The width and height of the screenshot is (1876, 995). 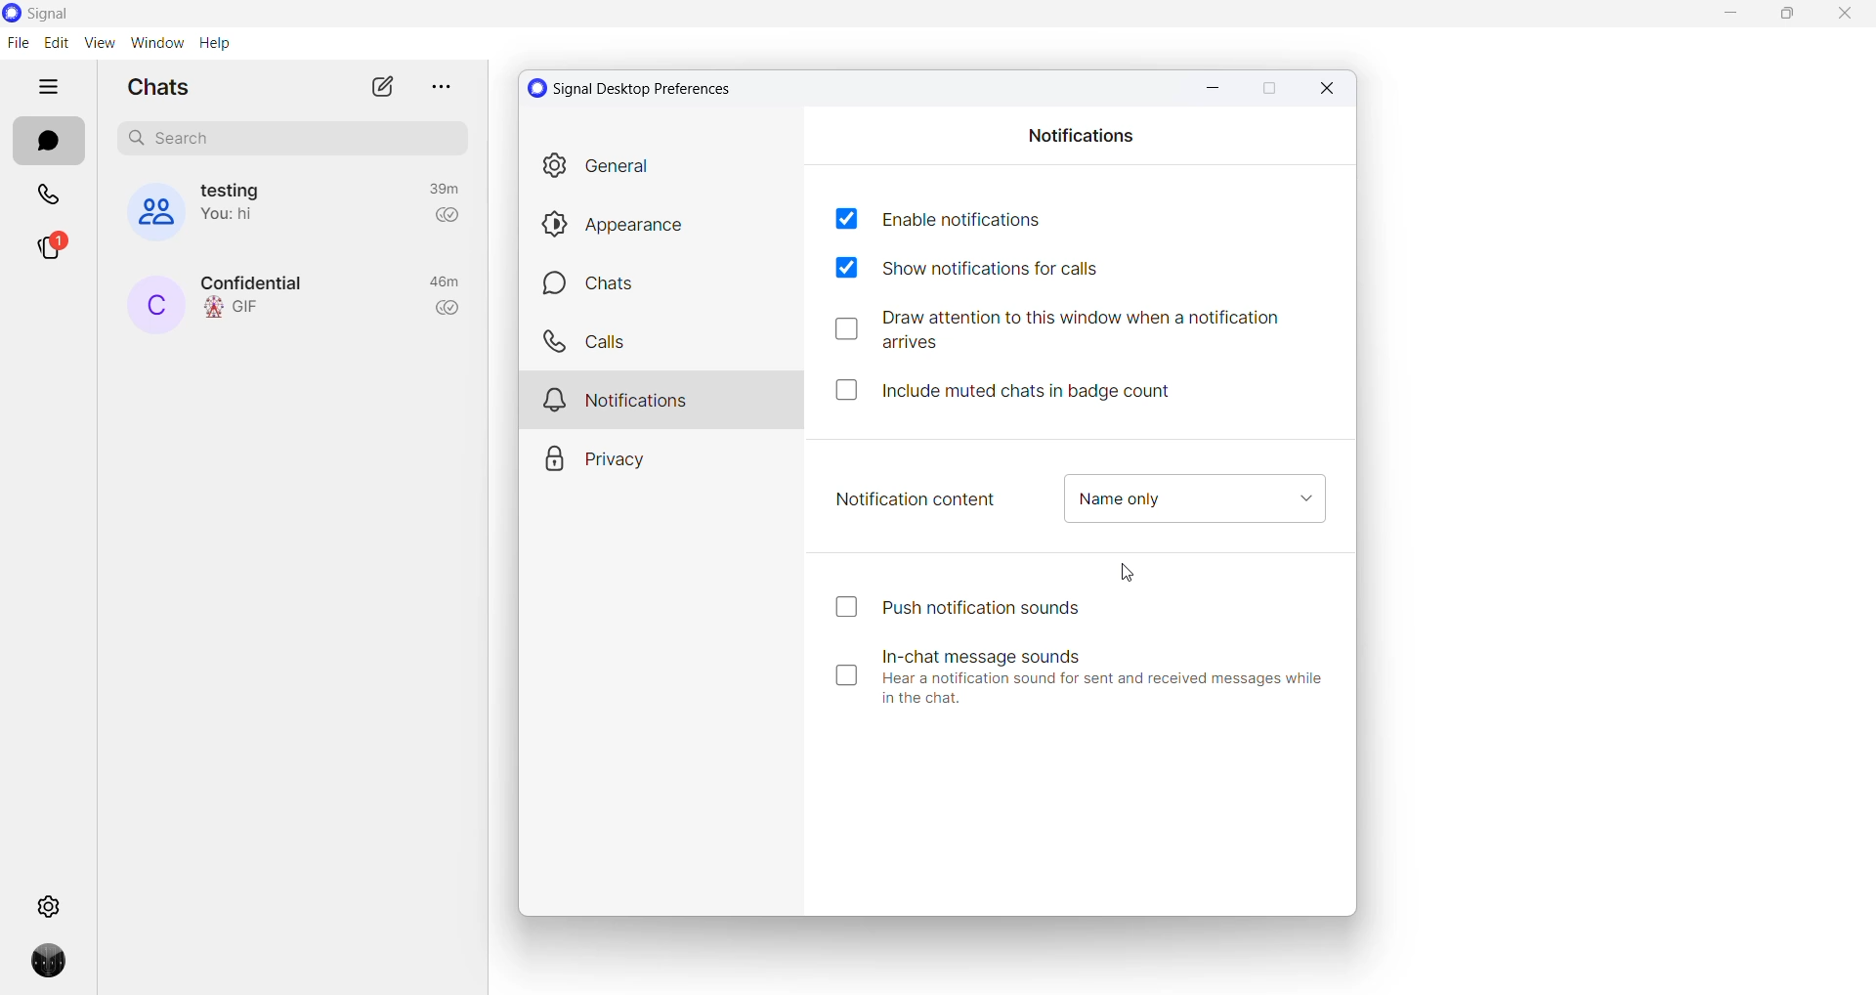 I want to click on Maximize, so click(x=1268, y=90).